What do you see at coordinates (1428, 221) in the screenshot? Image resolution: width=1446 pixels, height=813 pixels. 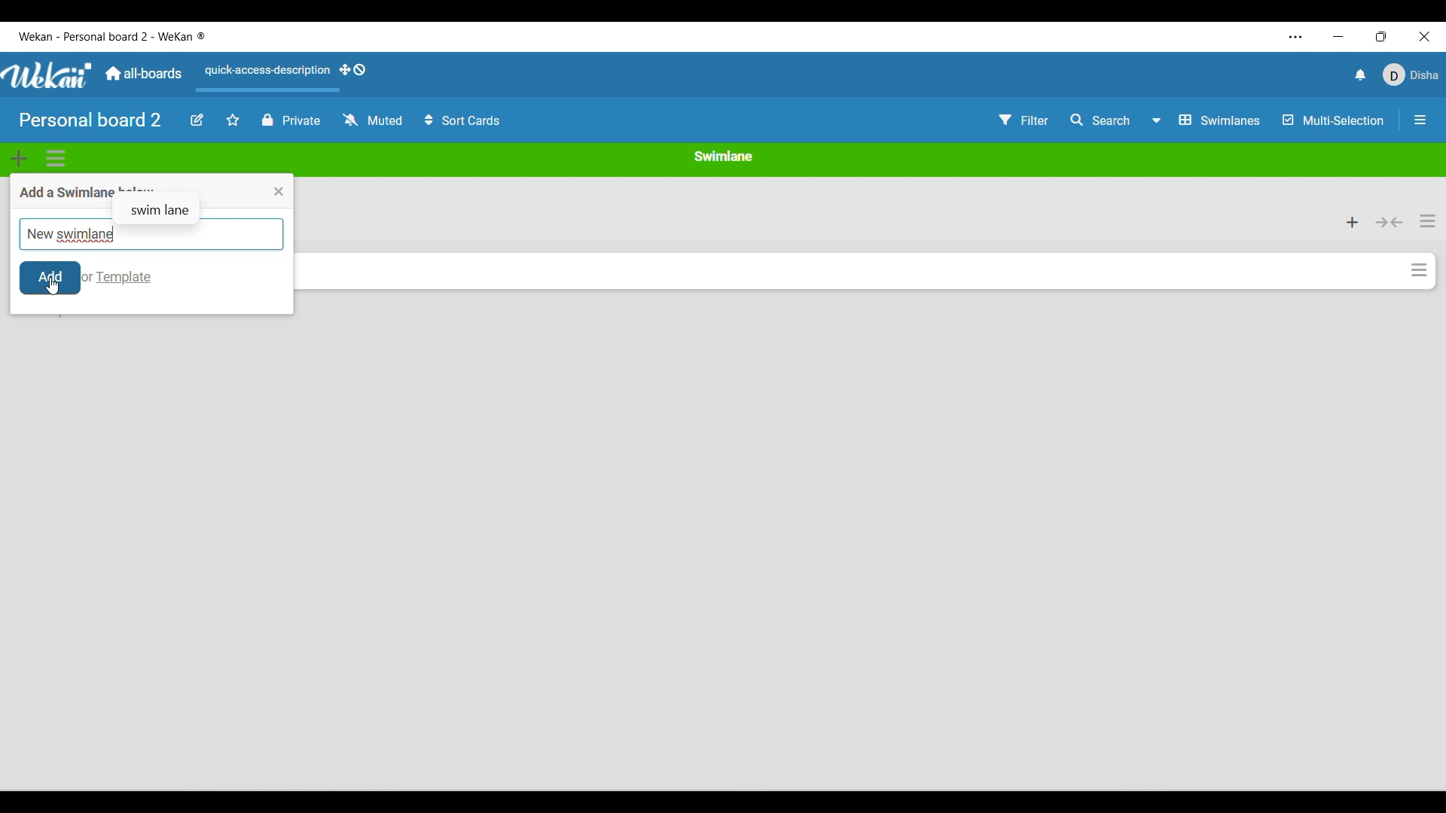 I see `List actions` at bounding box center [1428, 221].